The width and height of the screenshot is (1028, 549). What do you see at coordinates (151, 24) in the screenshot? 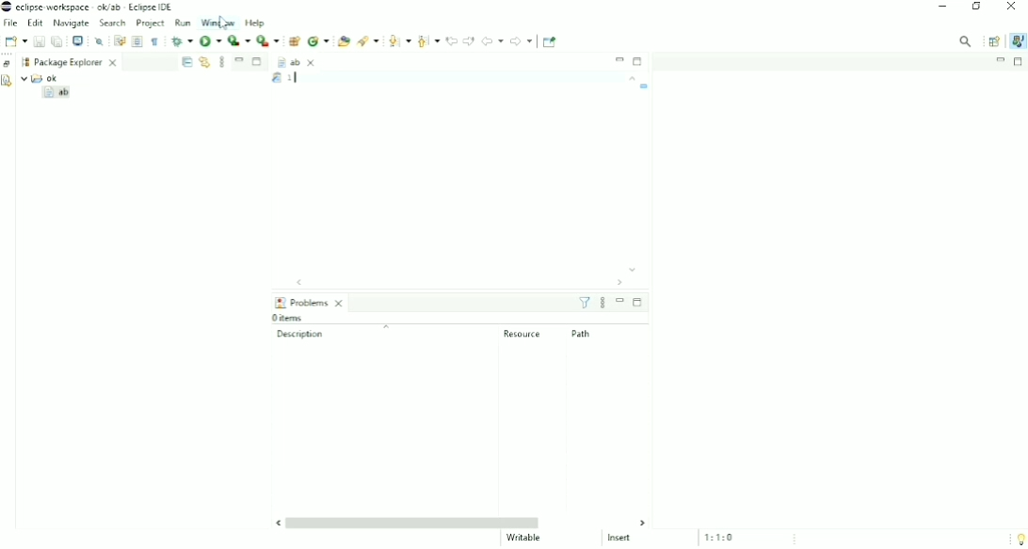
I see `Project` at bounding box center [151, 24].